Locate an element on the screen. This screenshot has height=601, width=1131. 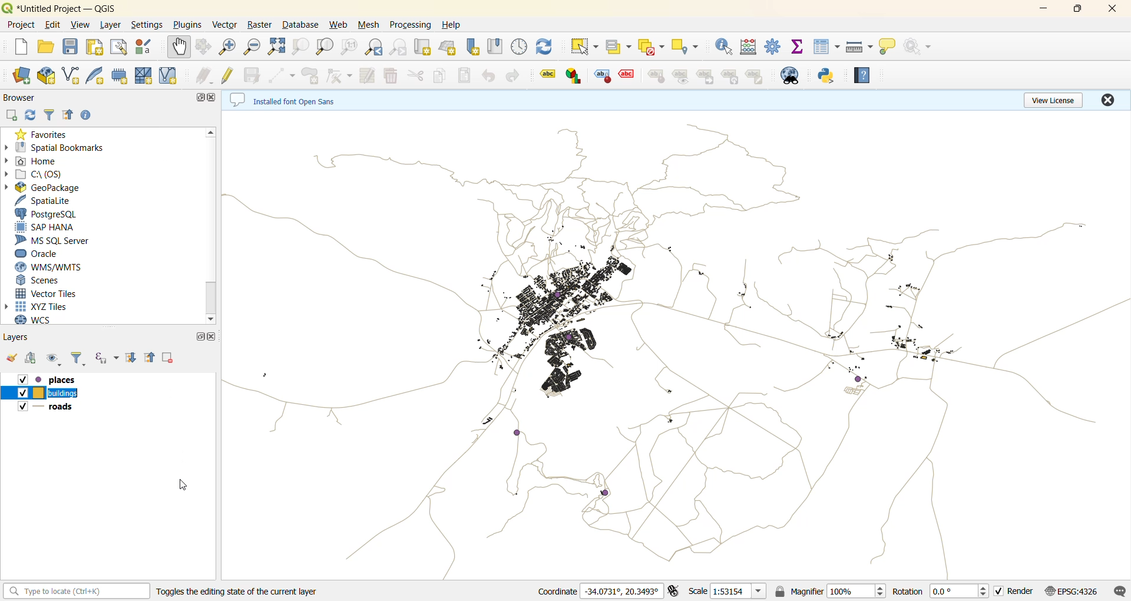
scale is located at coordinates (738, 592).